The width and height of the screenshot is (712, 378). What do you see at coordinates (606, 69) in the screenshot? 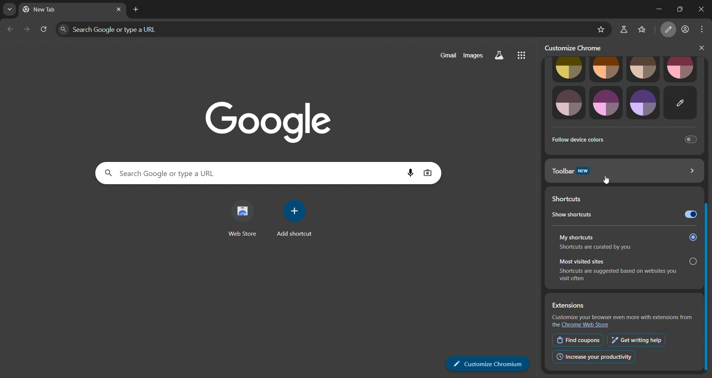
I see `image` at bounding box center [606, 69].